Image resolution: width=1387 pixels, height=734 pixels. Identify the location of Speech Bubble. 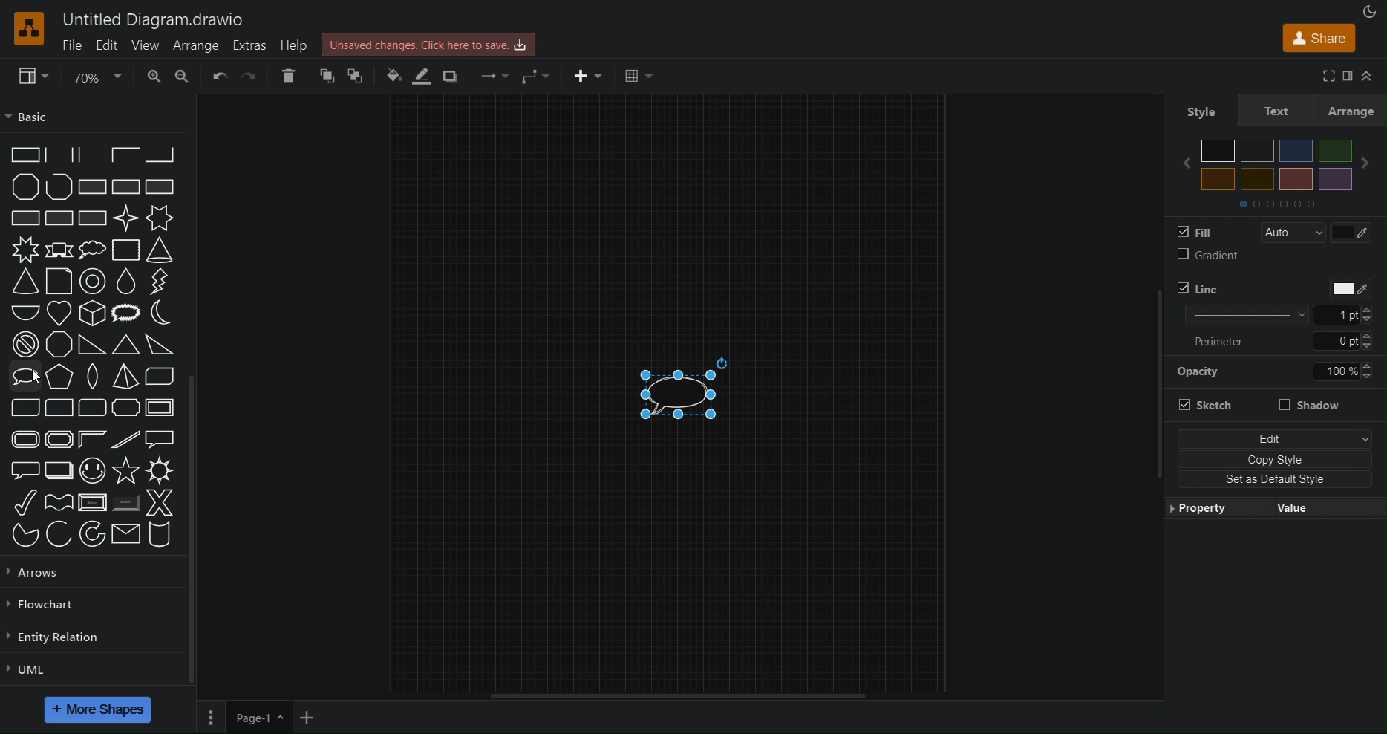
(685, 390).